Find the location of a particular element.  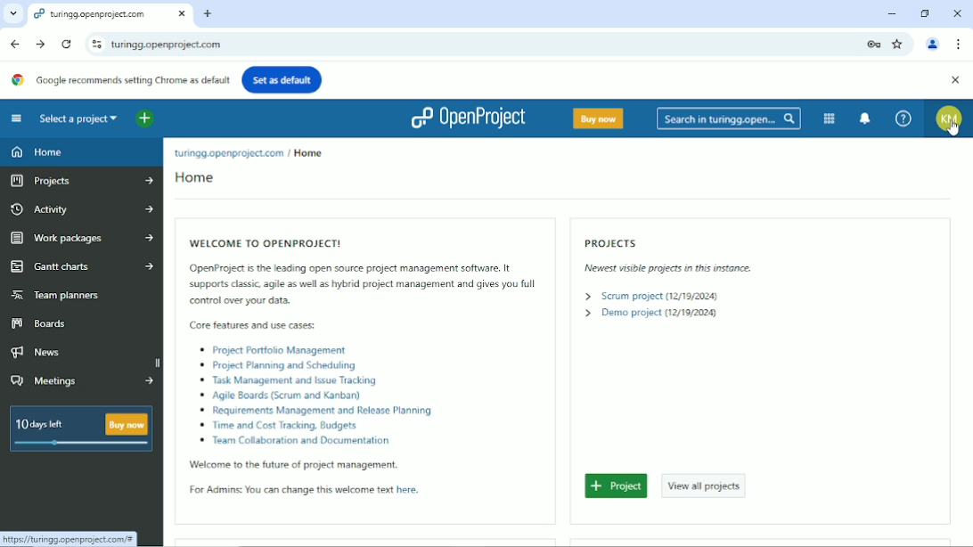

‘® Propect Planning and Scheduling is located at coordinates (282, 364).